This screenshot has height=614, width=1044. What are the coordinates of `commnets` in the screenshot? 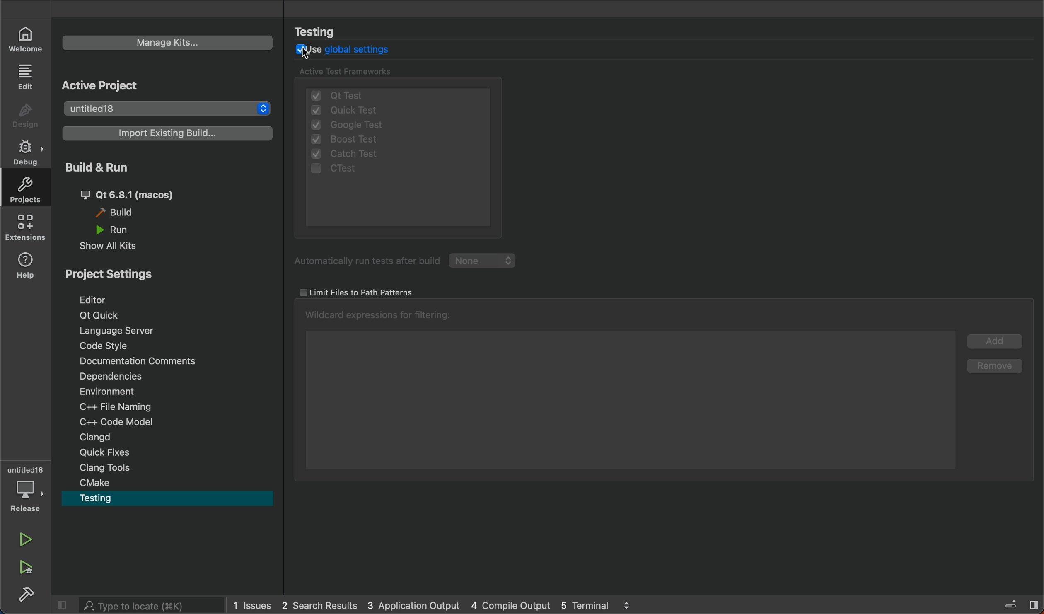 It's located at (168, 364).